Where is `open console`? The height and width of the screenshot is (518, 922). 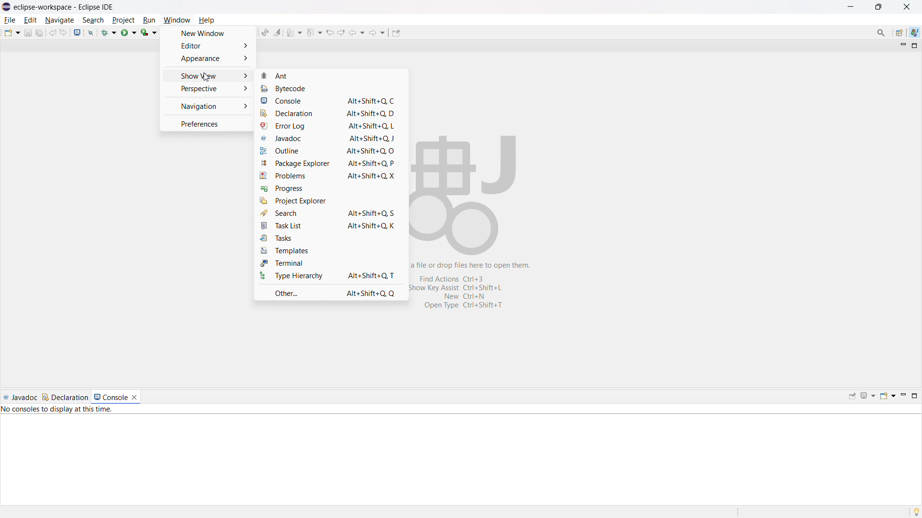 open console is located at coordinates (78, 32).